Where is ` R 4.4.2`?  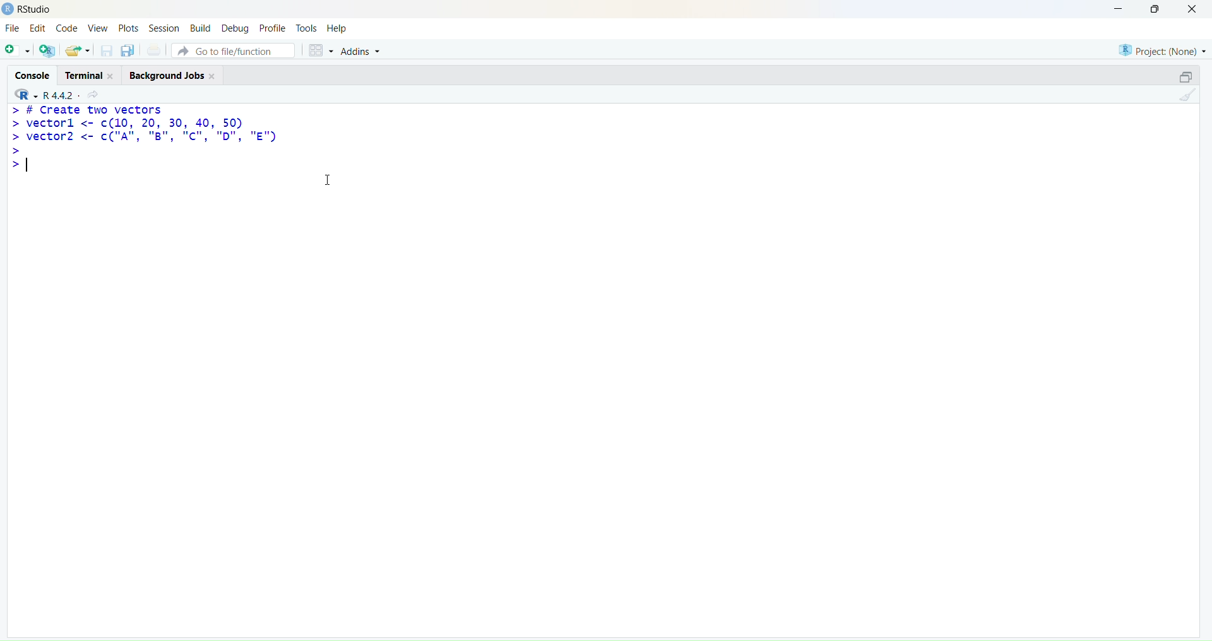
 R 4.4.2 is located at coordinates (42, 95).